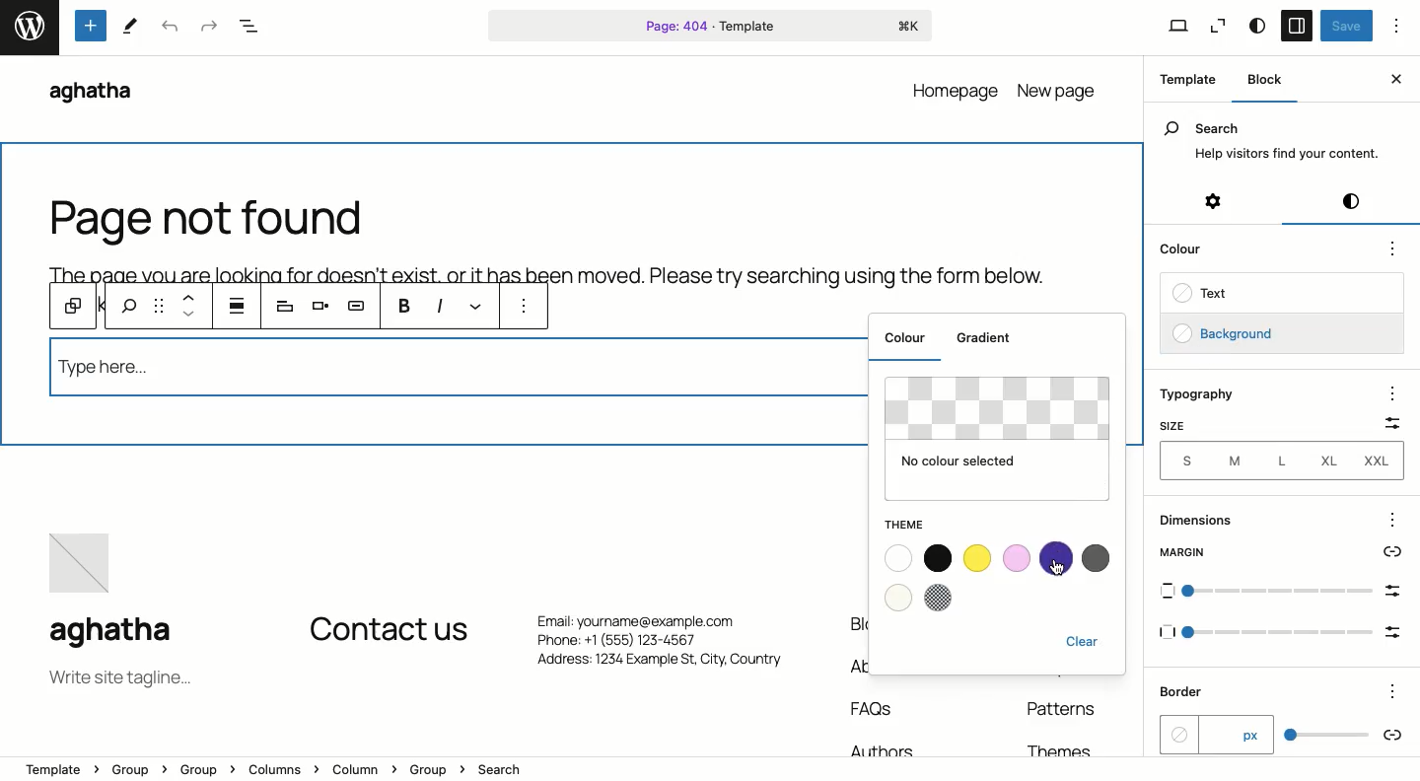 The height and width of the screenshot is (781, 1420). What do you see at coordinates (1184, 252) in the screenshot?
I see `Color` at bounding box center [1184, 252].